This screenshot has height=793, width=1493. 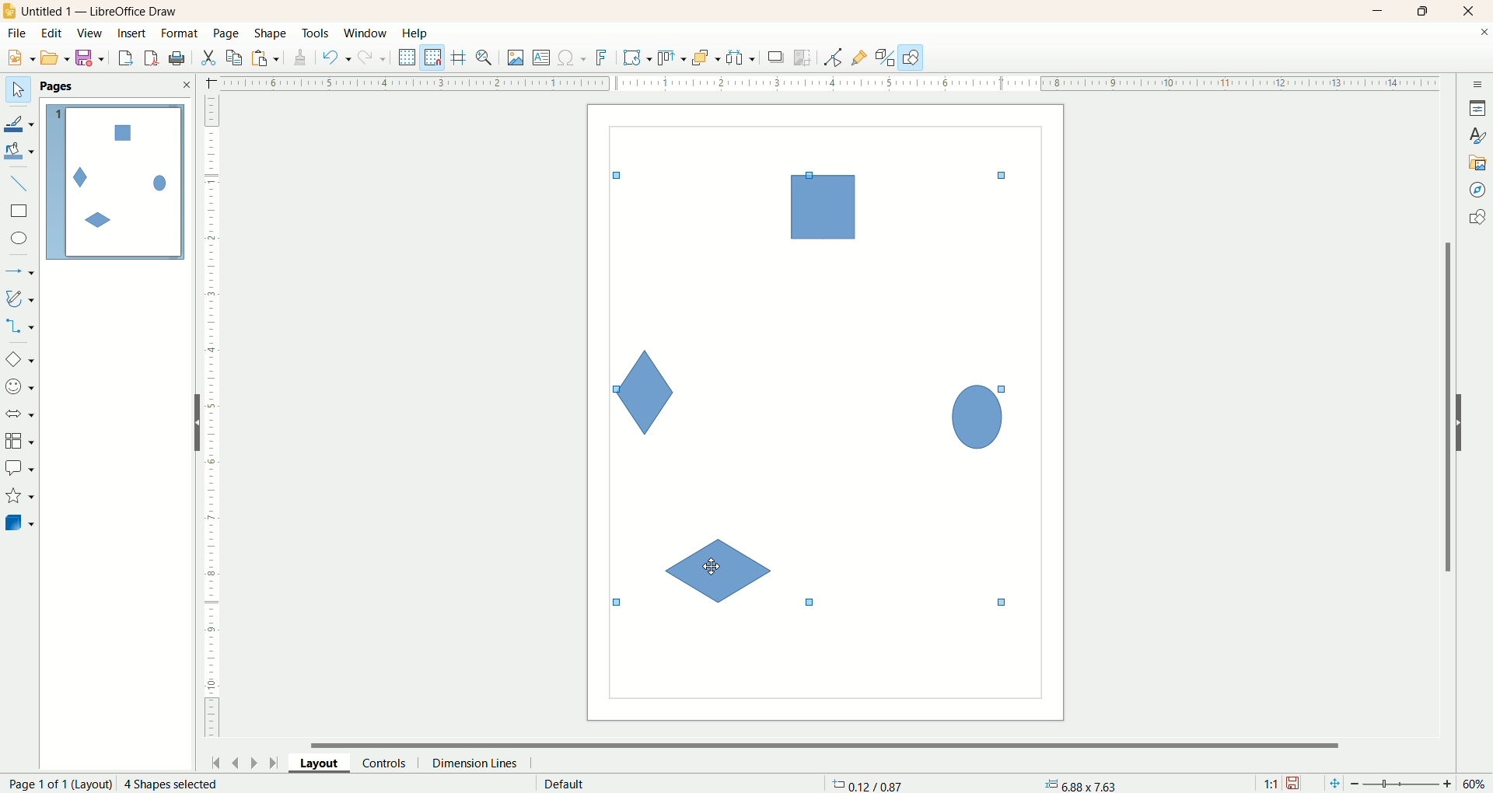 I want to click on sidebar settings, so click(x=1478, y=82).